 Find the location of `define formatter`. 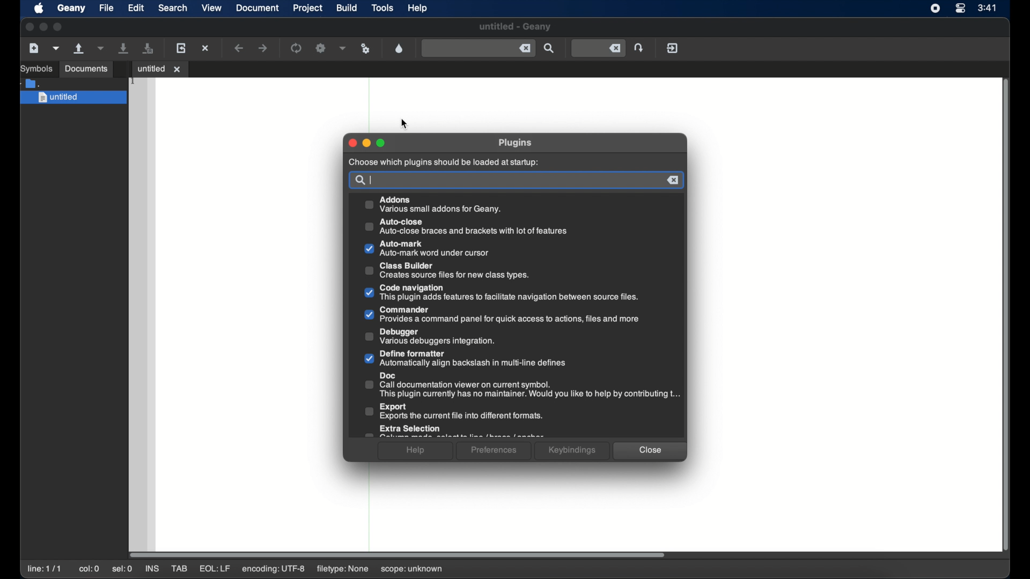

define formatter is located at coordinates (465, 359).